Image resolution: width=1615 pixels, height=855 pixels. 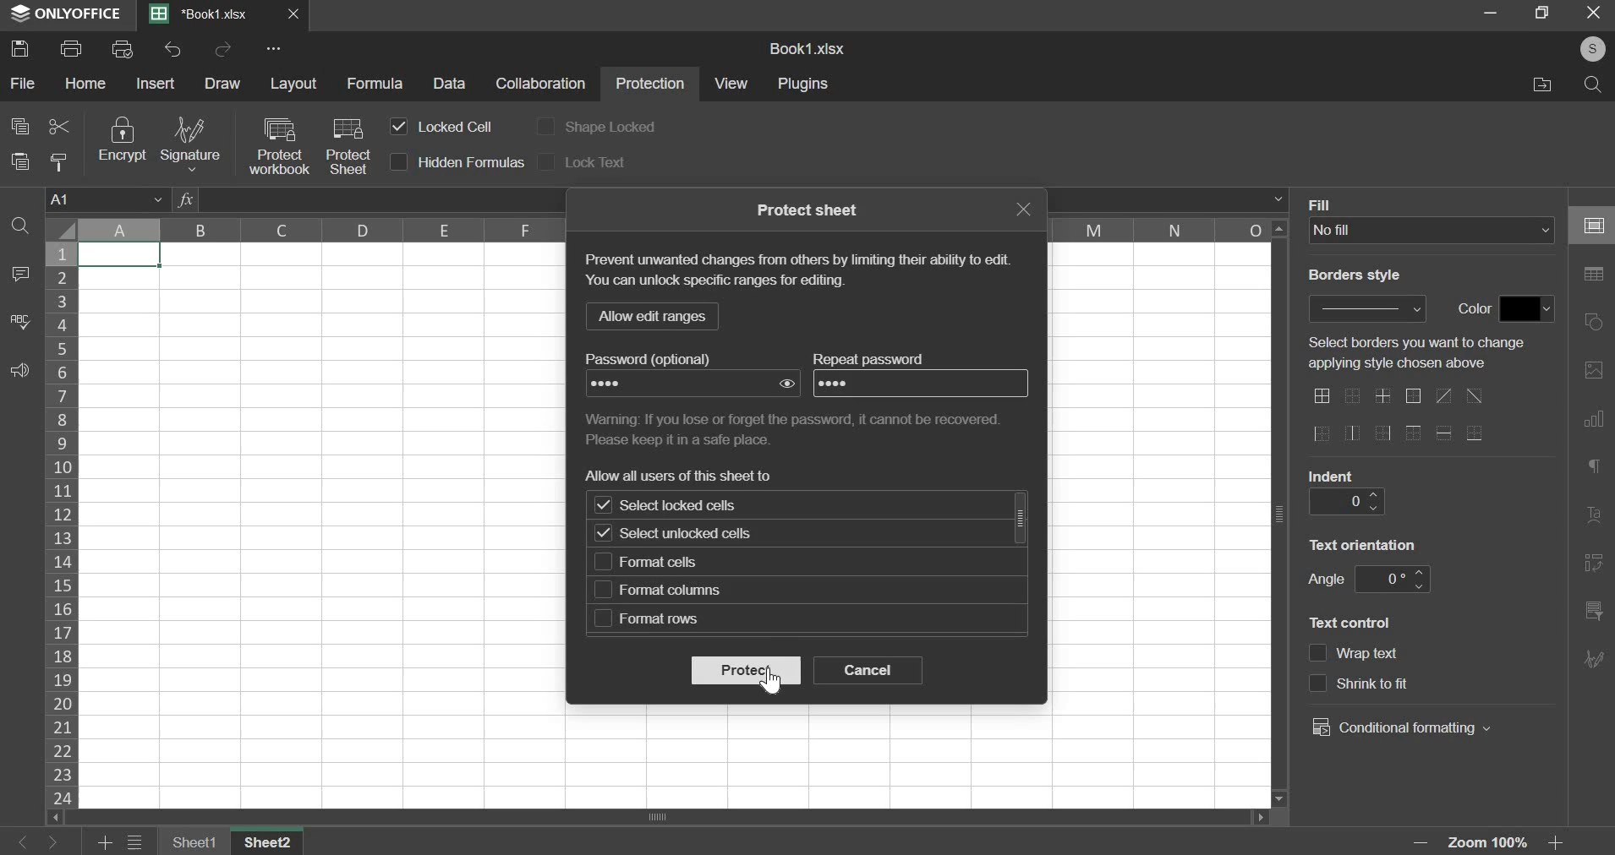 What do you see at coordinates (1412, 397) in the screenshot?
I see `border options` at bounding box center [1412, 397].